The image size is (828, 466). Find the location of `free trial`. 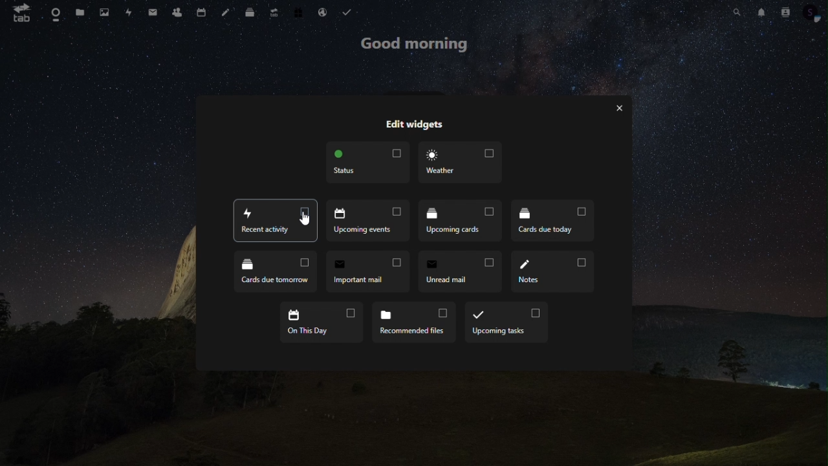

free trial is located at coordinates (300, 11).